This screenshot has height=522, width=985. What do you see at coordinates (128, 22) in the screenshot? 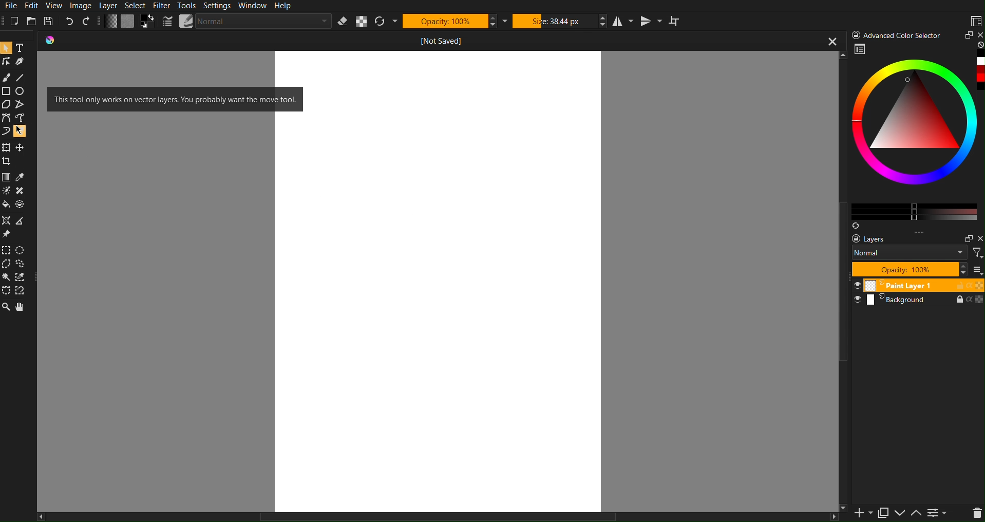
I see `Texture` at bounding box center [128, 22].